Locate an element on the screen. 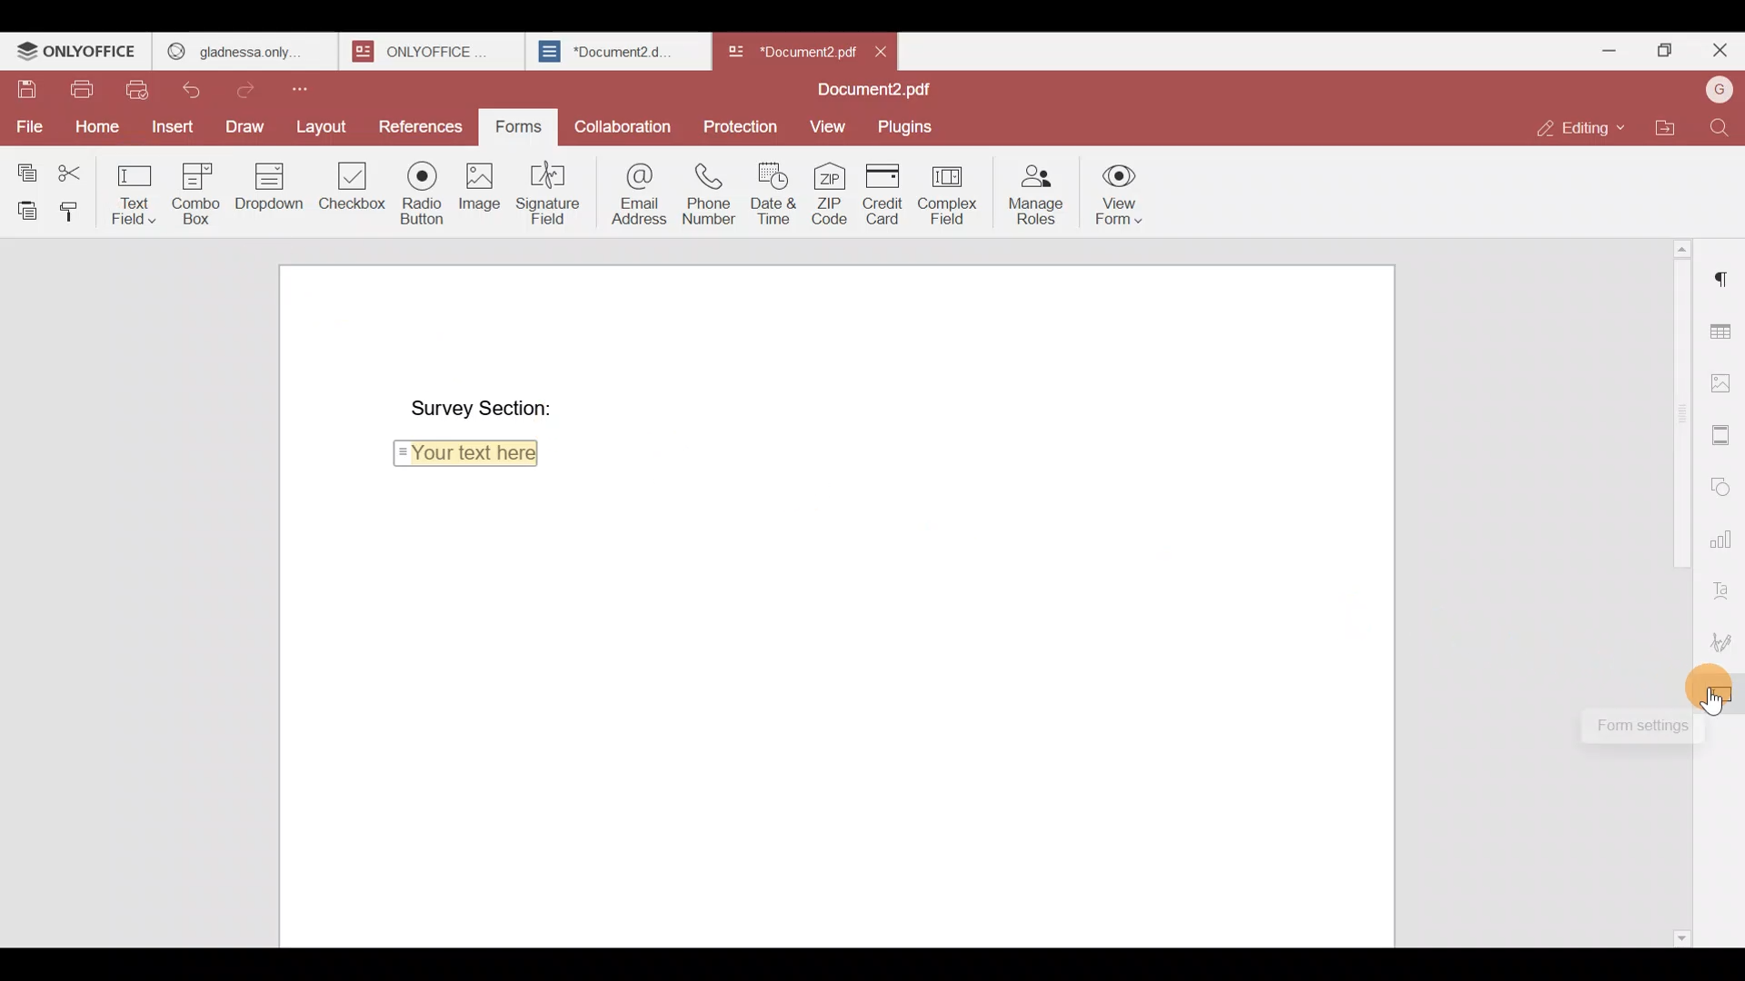 Image resolution: width=1745 pixels, height=981 pixels. Date & time is located at coordinates (773, 193).